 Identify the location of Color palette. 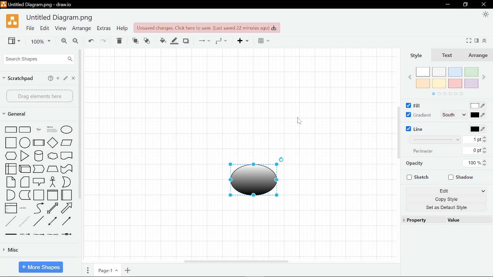
(447, 78).